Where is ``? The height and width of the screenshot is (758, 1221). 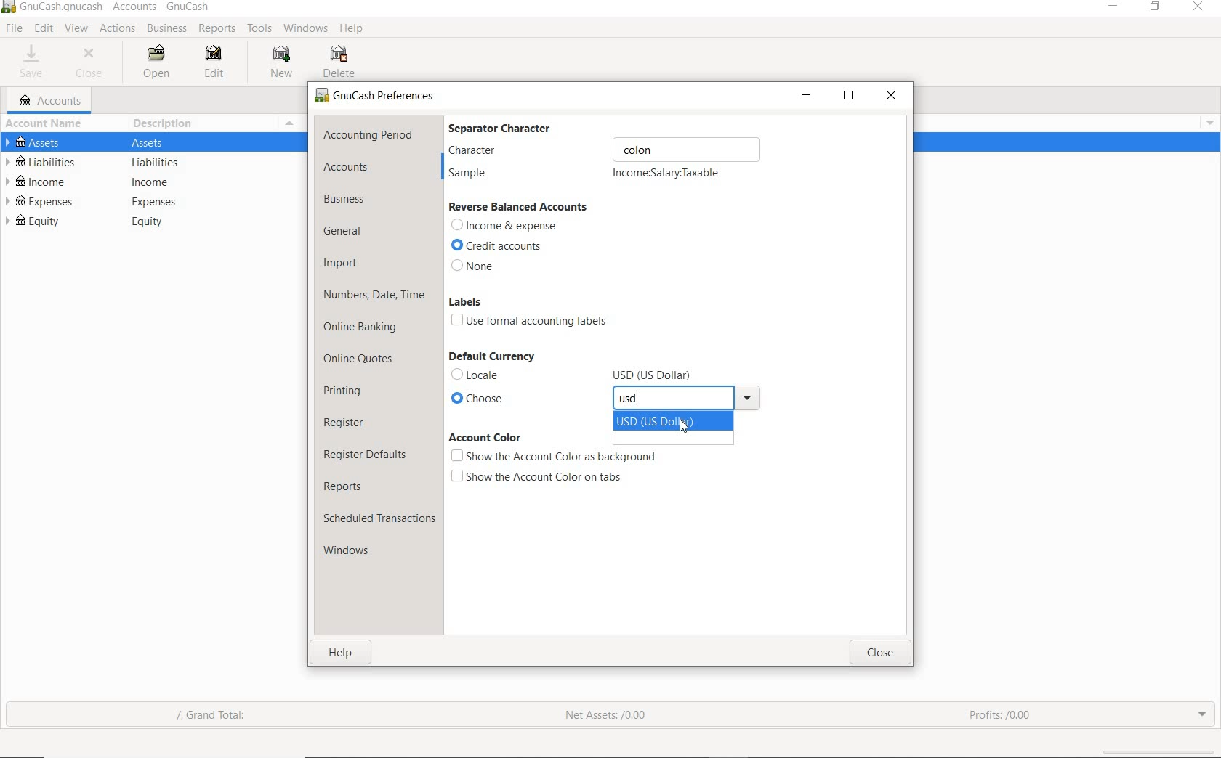
 is located at coordinates (655, 375).